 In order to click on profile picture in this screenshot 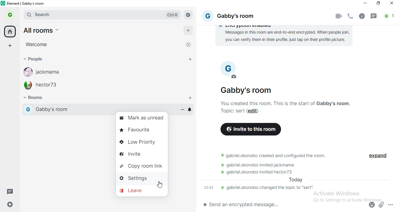, I will do `click(227, 64)`.